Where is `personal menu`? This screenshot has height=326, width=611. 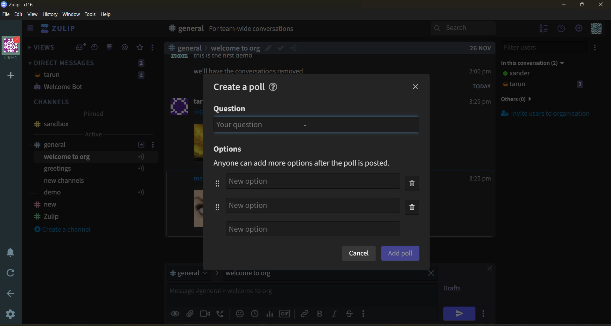
personal menu is located at coordinates (595, 29).